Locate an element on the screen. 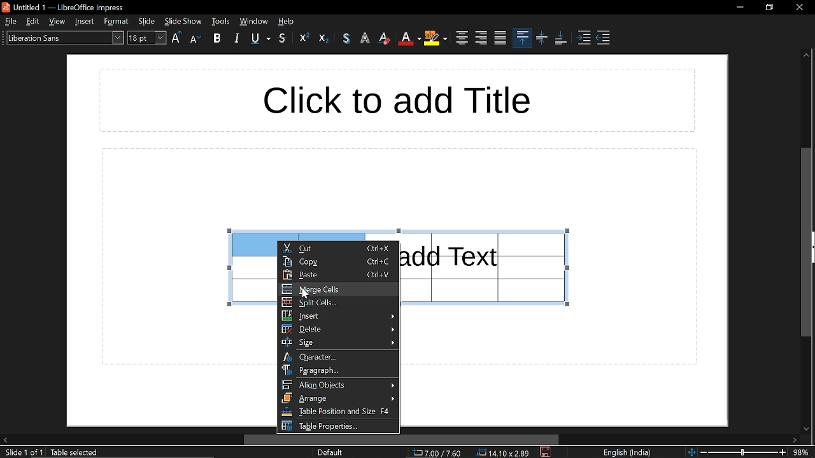 This screenshot has width=815, height=458. zoom level is located at coordinates (802, 452).